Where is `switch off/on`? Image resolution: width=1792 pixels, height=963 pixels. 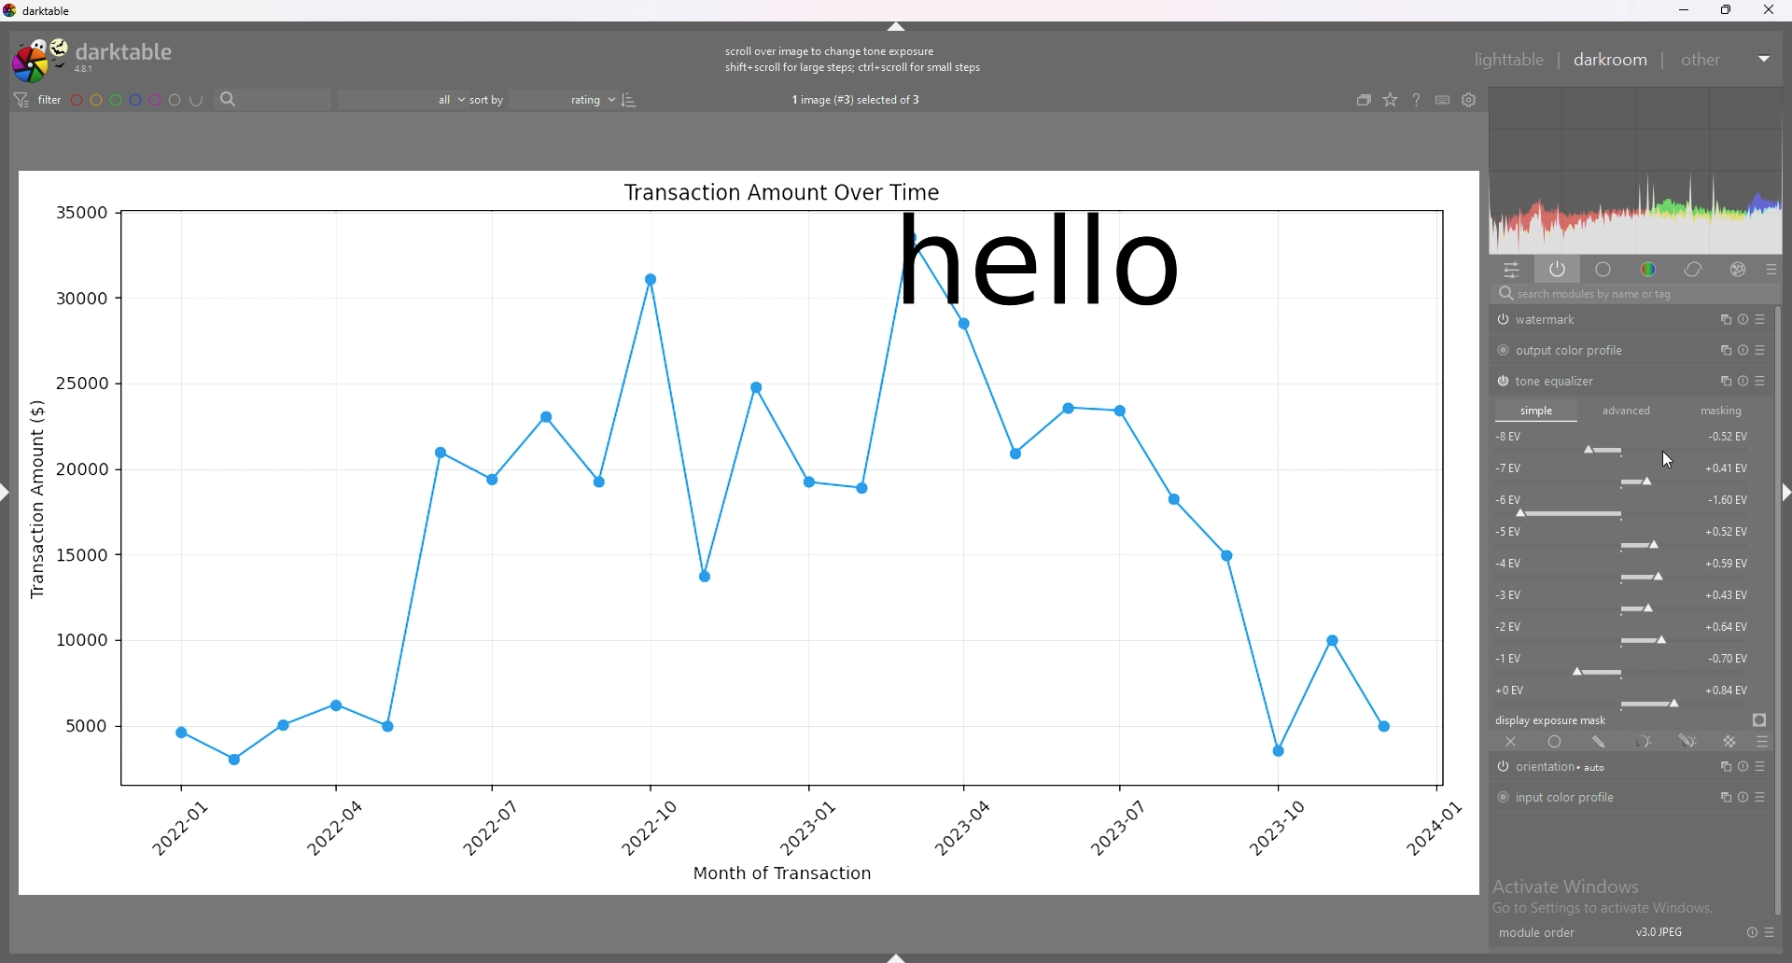 switch off/on is located at coordinates (1501, 381).